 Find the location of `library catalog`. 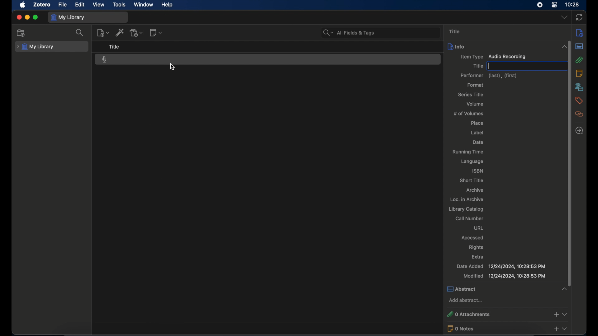

library catalog is located at coordinates (467, 209).